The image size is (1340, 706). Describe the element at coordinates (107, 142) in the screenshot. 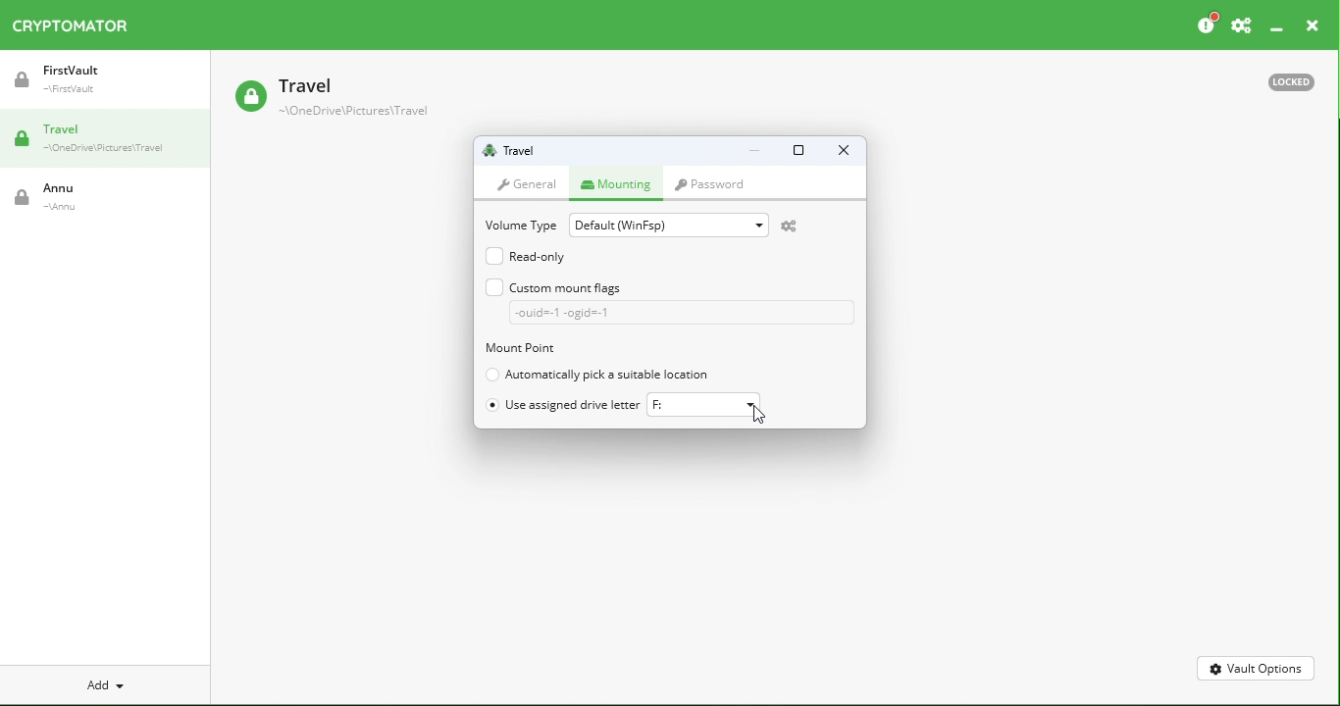

I see `Travel` at that location.